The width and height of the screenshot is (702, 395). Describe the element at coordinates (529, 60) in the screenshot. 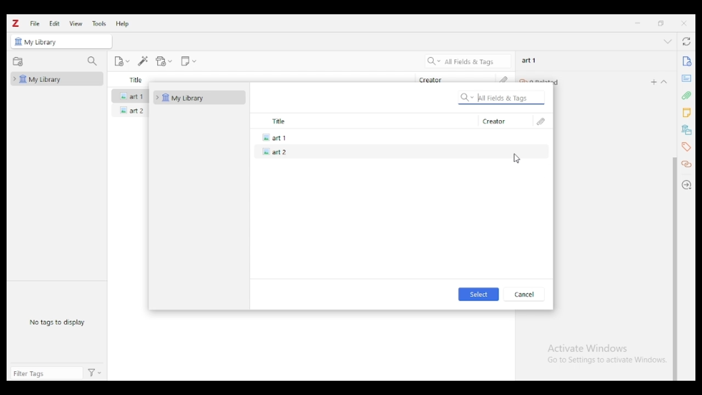

I see `art 1` at that location.